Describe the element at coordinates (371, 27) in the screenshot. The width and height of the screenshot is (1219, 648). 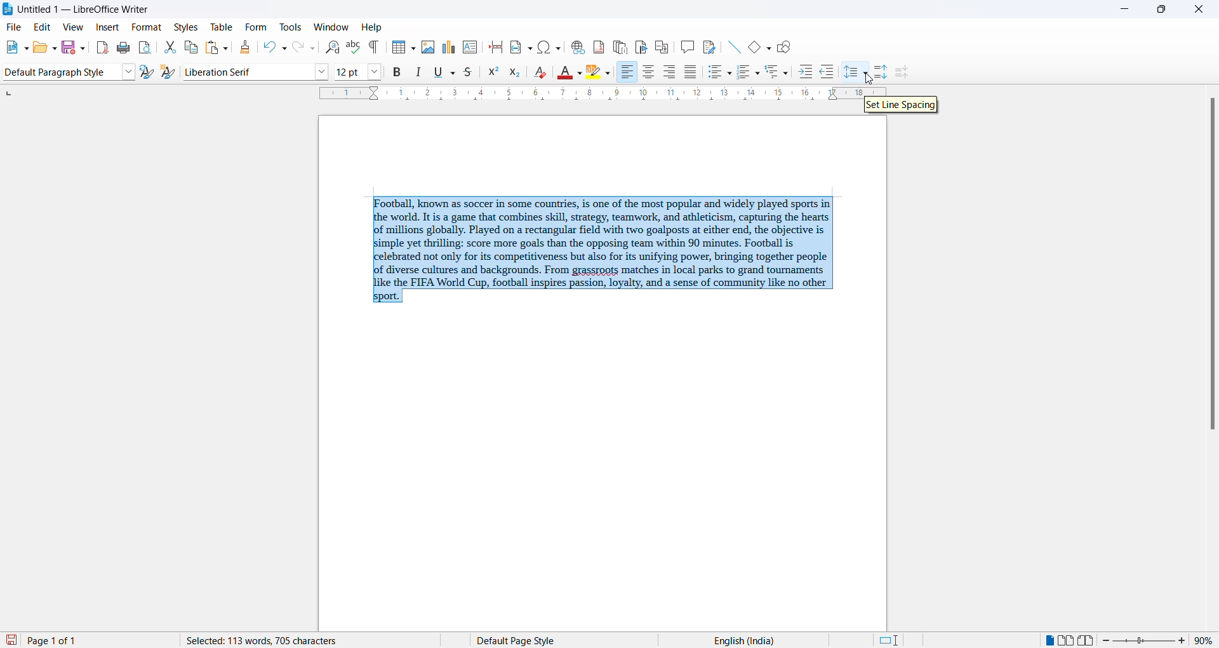
I see `help` at that location.